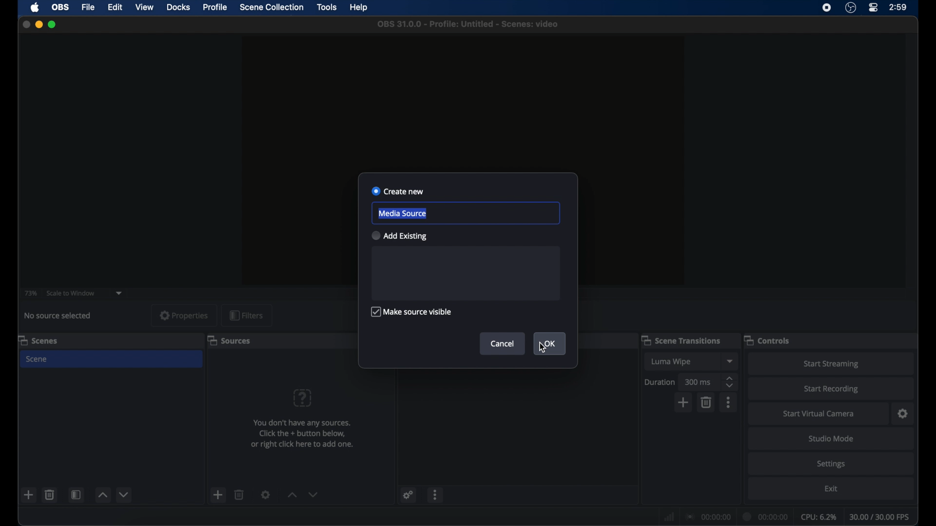 The width and height of the screenshot is (936, 526). Describe the element at coordinates (327, 7) in the screenshot. I see `tools` at that location.